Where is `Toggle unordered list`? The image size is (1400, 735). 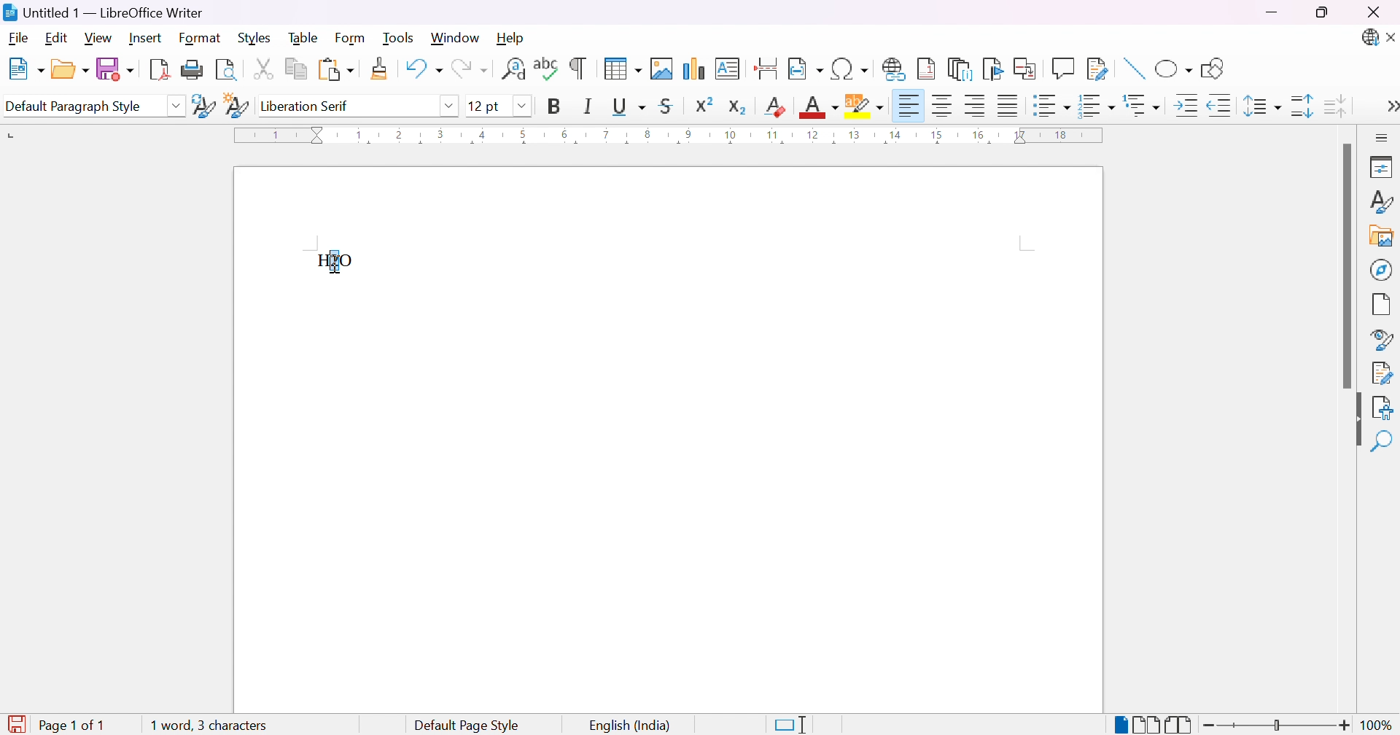
Toggle unordered list is located at coordinates (1053, 108).